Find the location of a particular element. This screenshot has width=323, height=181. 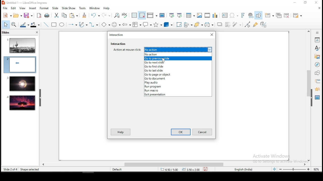

Activate Window}
- ry is located at coordinates (275, 157).